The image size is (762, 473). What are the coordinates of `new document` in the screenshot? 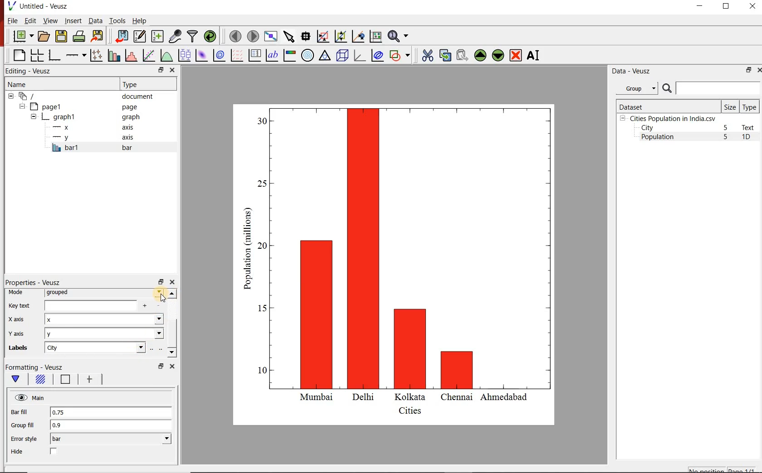 It's located at (21, 37).